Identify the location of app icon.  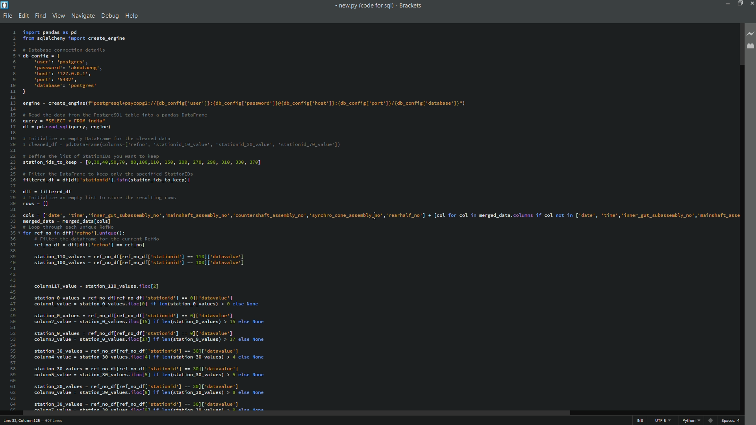
(5, 5).